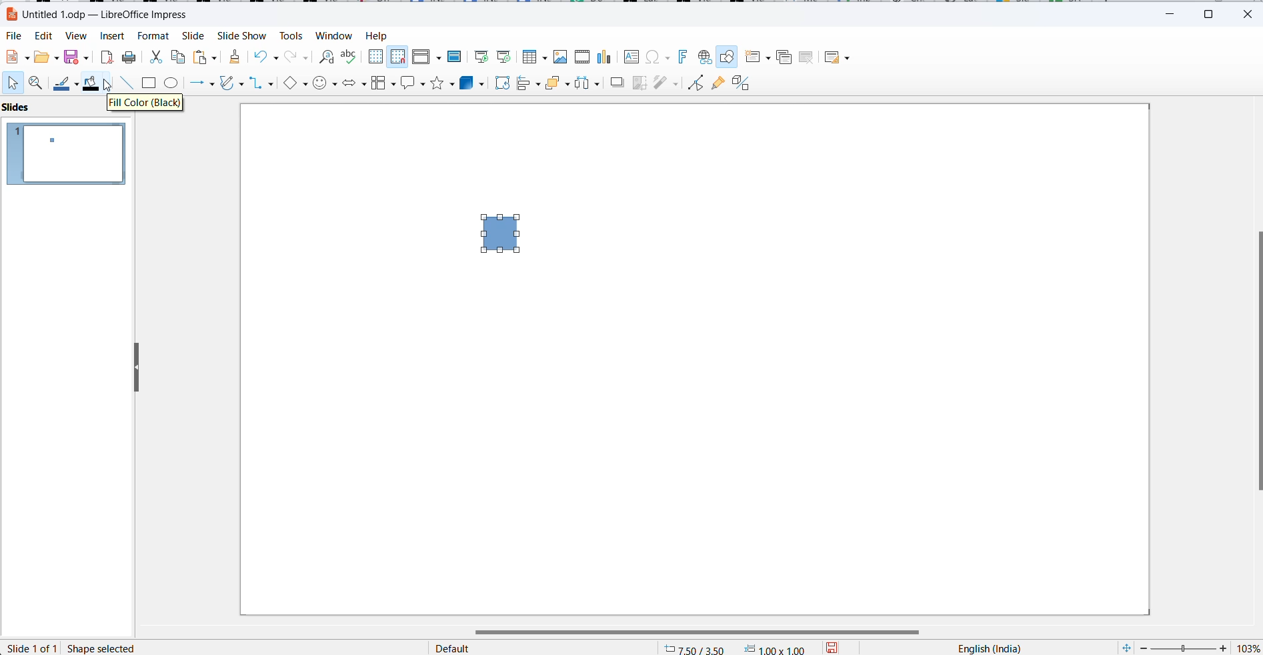  I want to click on shadow, so click(616, 84).